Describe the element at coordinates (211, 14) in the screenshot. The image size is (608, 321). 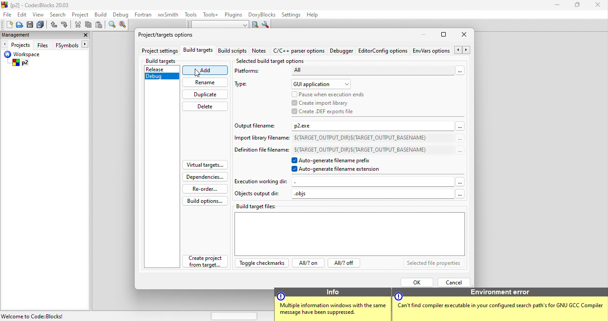
I see `tools++` at that location.